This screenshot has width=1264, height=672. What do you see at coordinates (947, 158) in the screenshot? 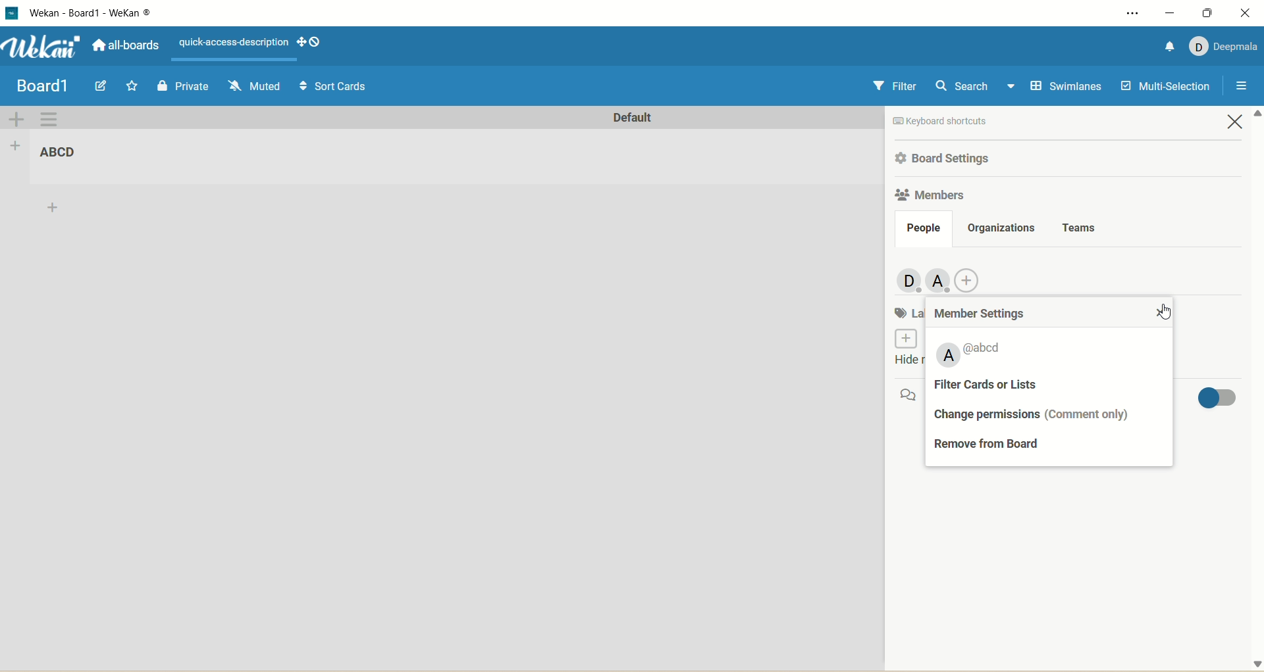
I see `board settings` at bounding box center [947, 158].